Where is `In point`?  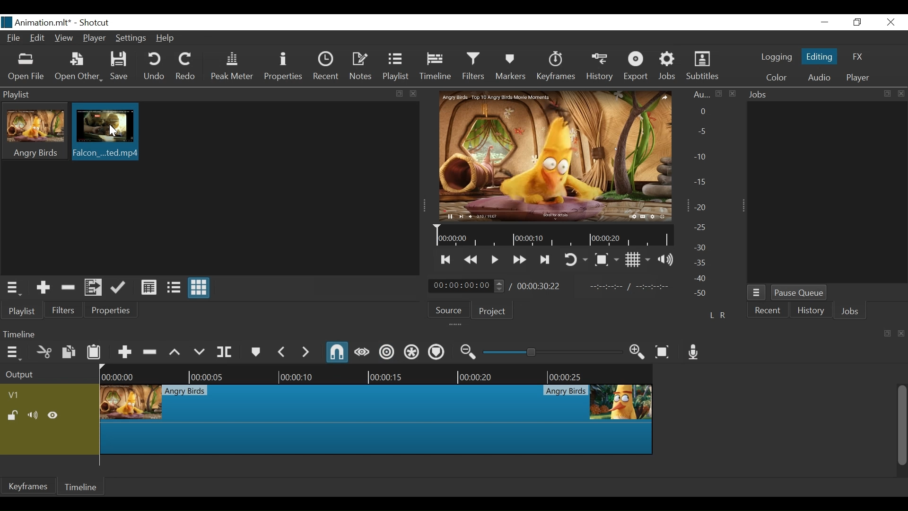
In point is located at coordinates (631, 287).